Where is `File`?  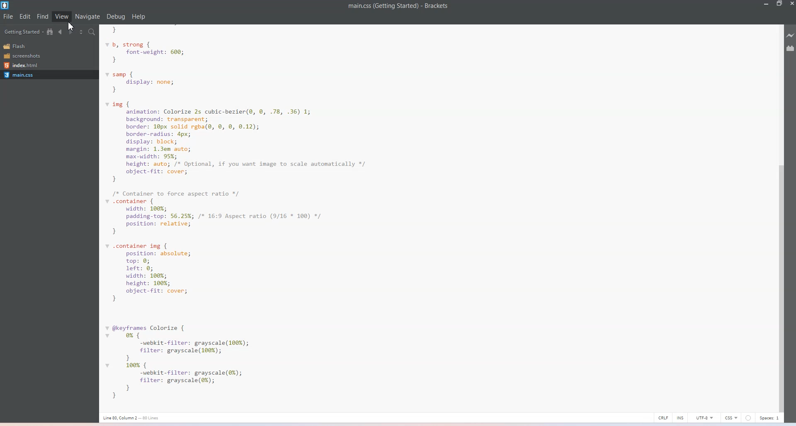
File is located at coordinates (8, 16).